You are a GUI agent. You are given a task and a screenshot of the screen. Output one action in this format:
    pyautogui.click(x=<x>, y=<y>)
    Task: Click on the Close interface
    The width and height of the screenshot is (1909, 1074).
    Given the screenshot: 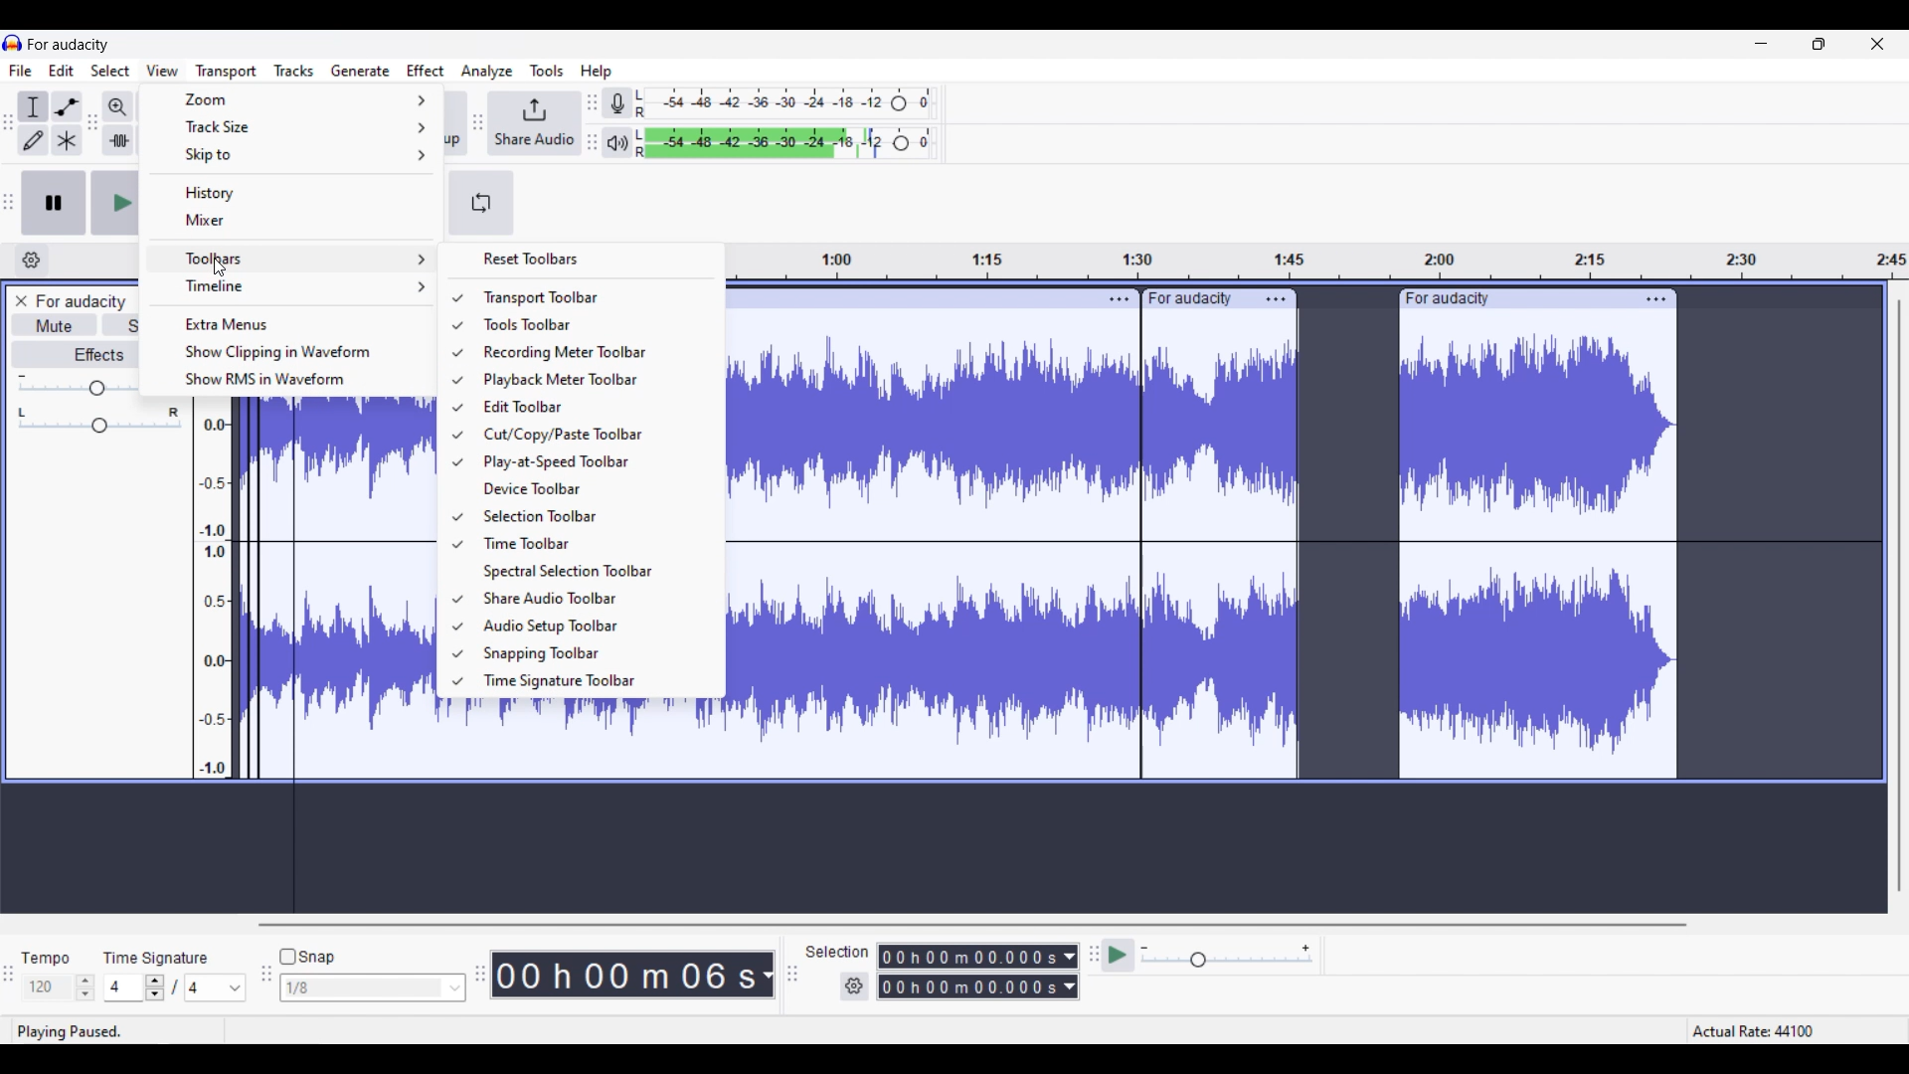 What is the action you would take?
    pyautogui.click(x=1878, y=44)
    